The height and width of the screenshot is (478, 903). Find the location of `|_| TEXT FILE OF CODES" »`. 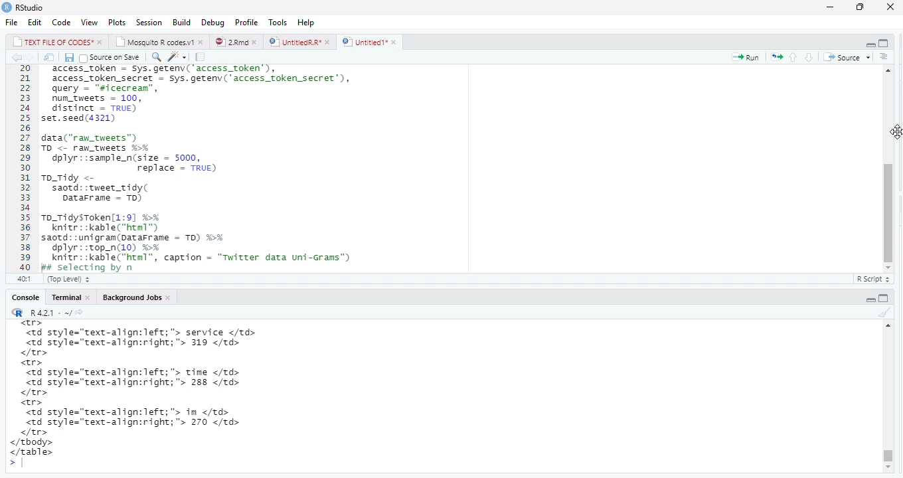

|_| TEXT FILE OF CODES" » is located at coordinates (50, 41).